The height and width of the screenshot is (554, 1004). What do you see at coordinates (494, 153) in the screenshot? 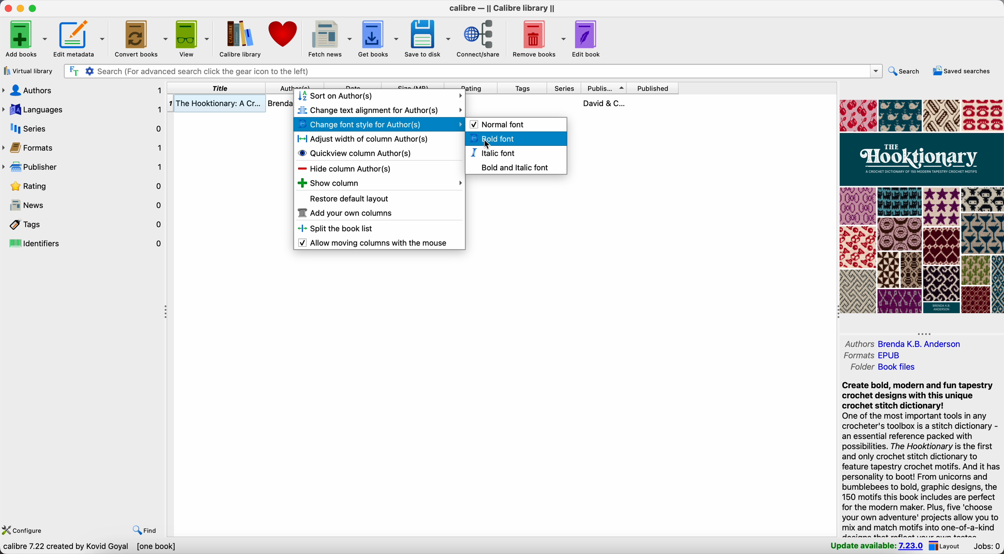
I see `italic font` at bounding box center [494, 153].